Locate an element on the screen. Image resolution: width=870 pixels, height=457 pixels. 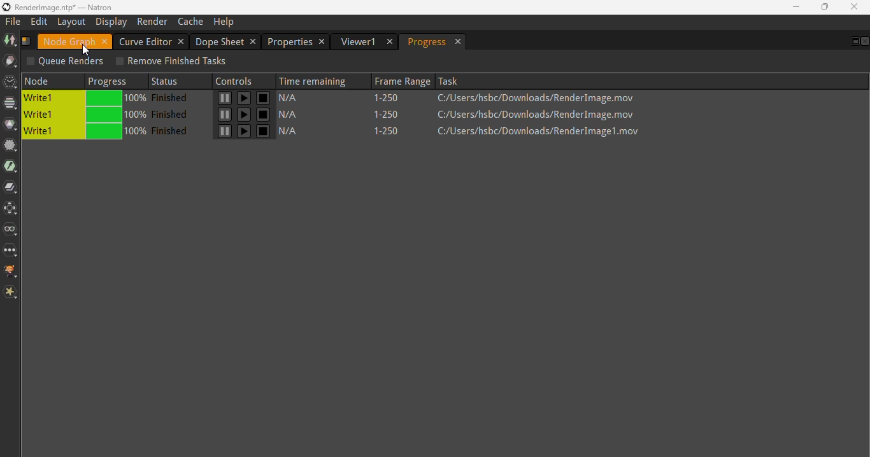
channel is located at coordinates (10, 104).